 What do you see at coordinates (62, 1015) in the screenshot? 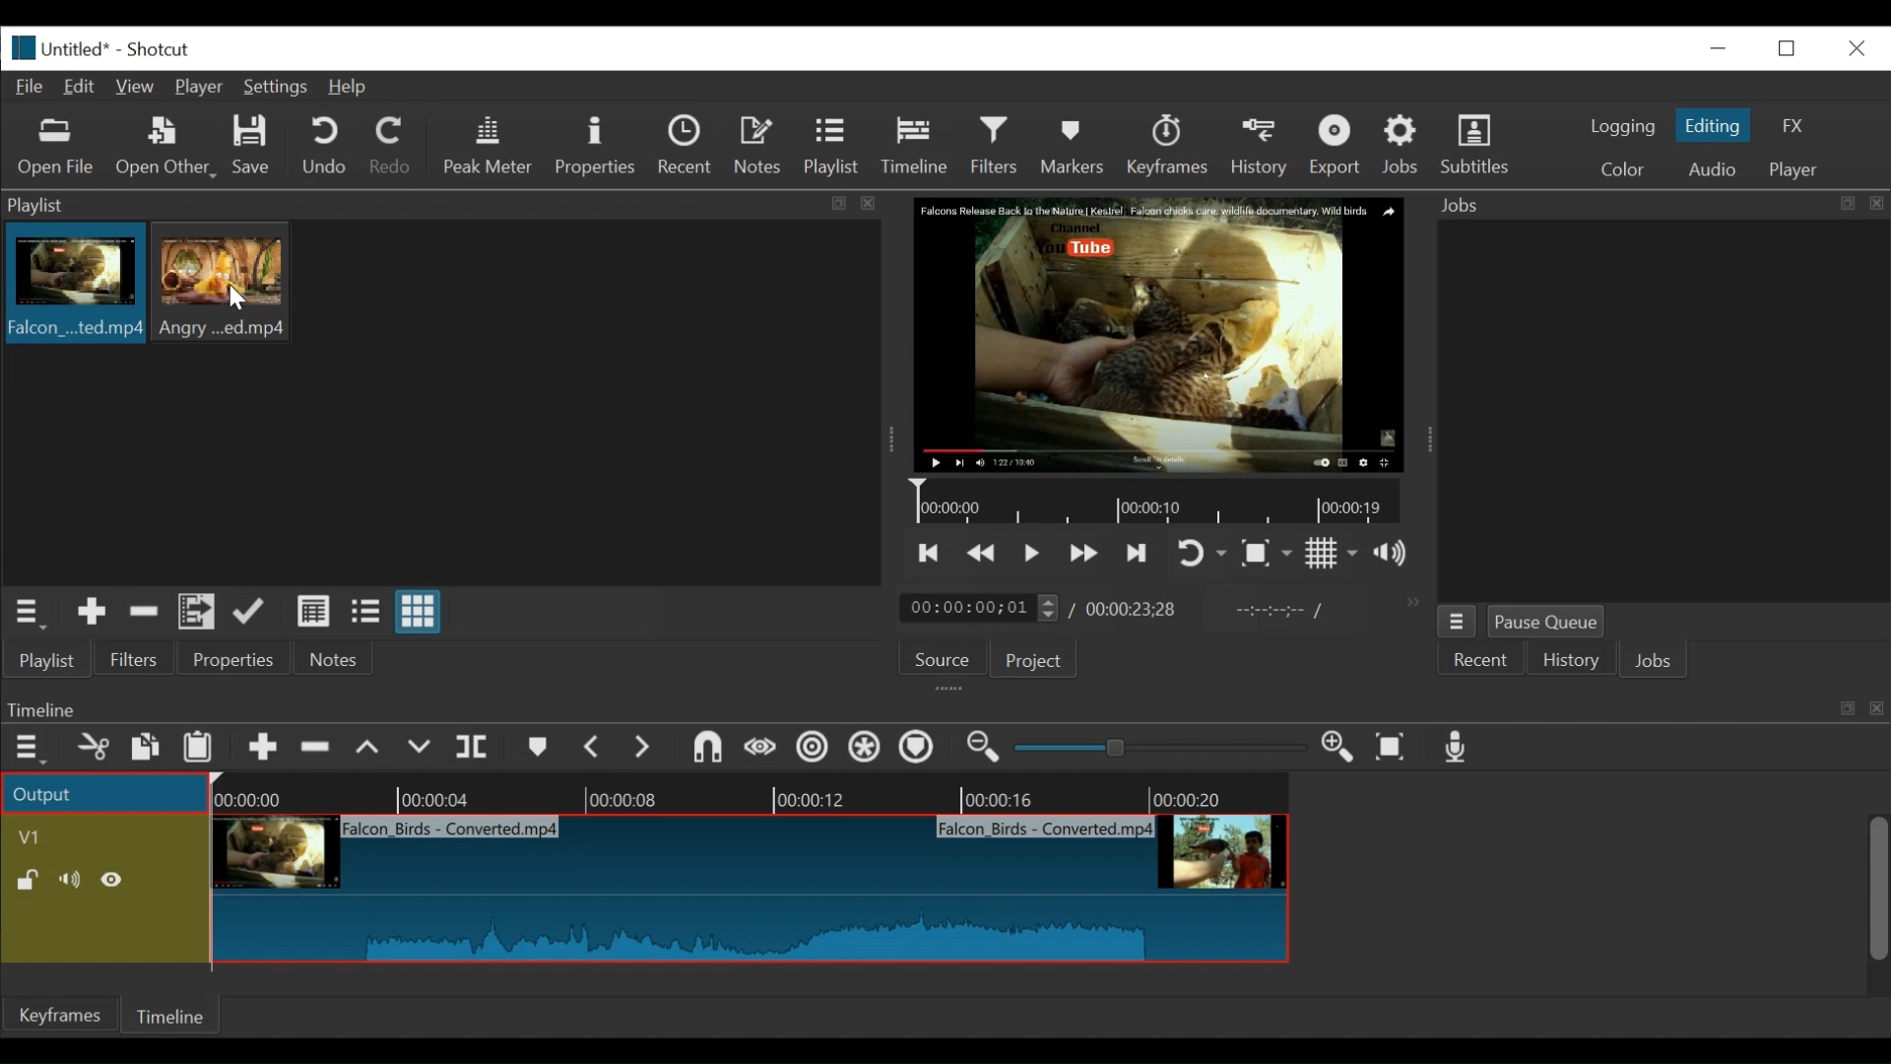
I see `Keyframes` at bounding box center [62, 1015].